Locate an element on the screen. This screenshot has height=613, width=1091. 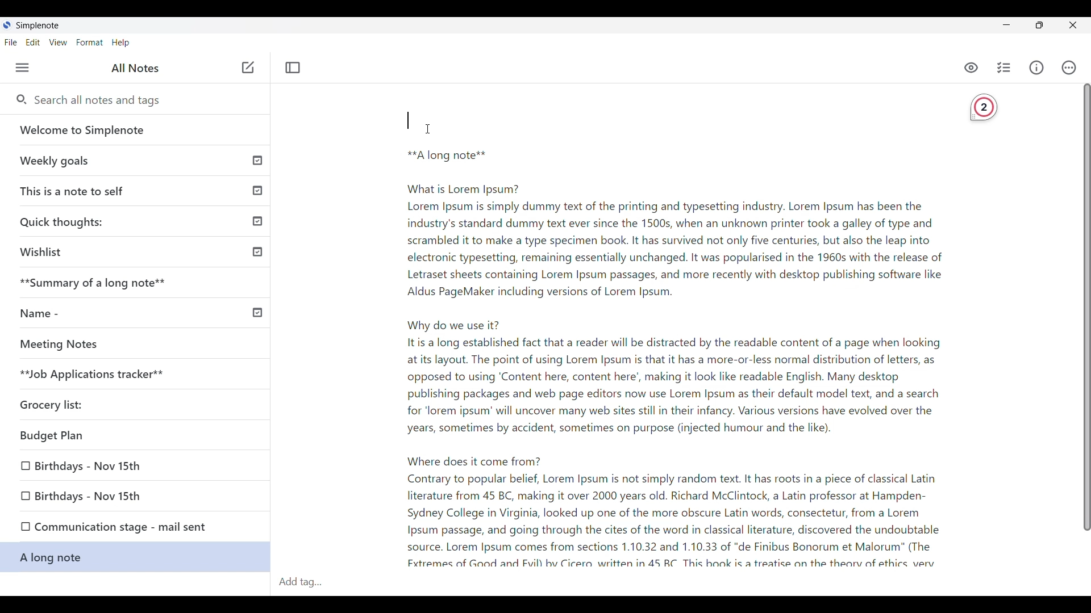
All notes is located at coordinates (135, 68).